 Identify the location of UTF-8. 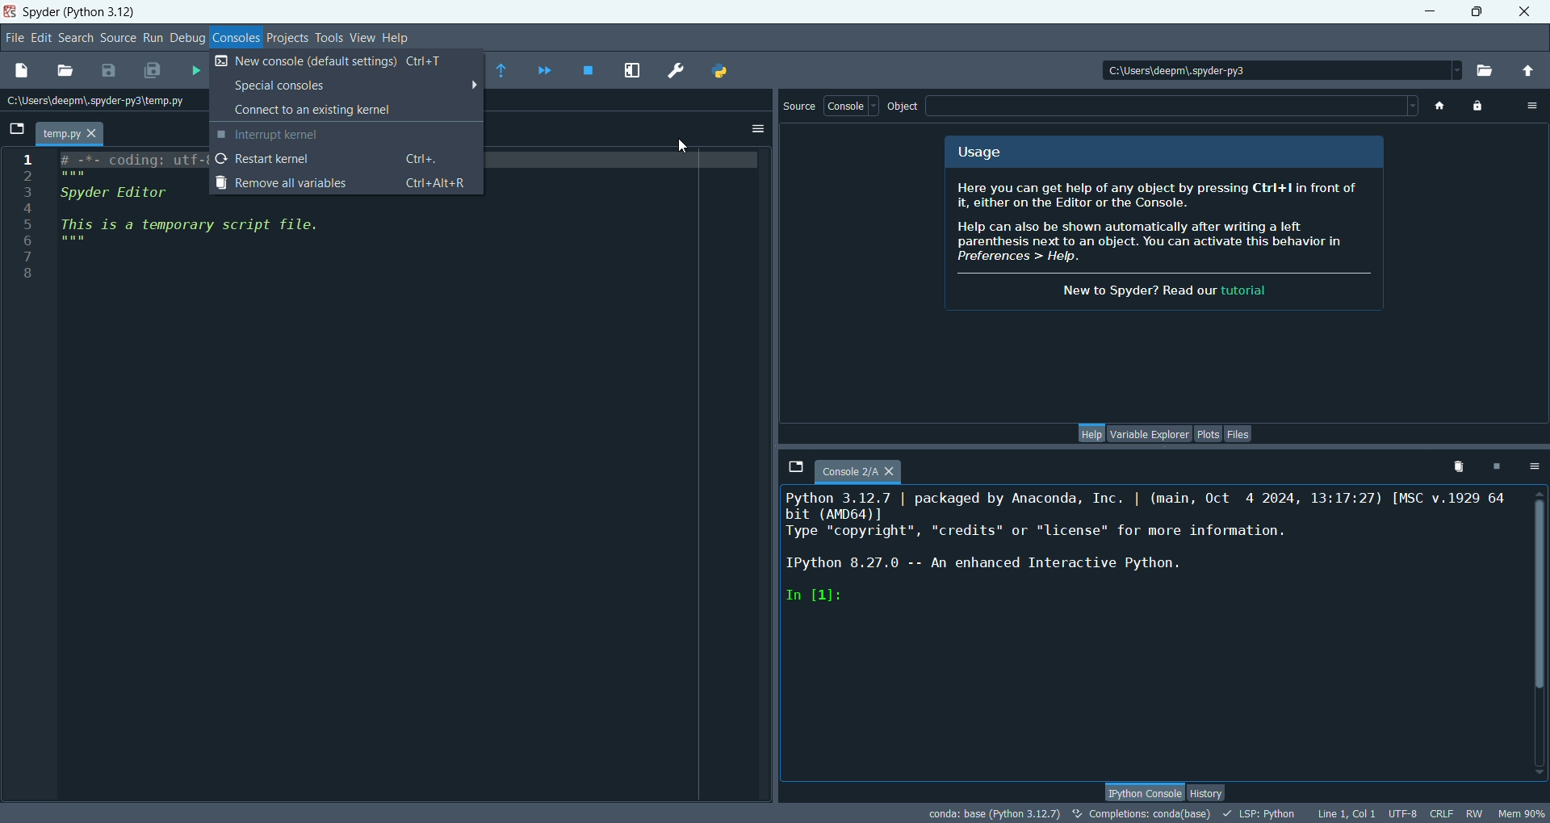
(1404, 813).